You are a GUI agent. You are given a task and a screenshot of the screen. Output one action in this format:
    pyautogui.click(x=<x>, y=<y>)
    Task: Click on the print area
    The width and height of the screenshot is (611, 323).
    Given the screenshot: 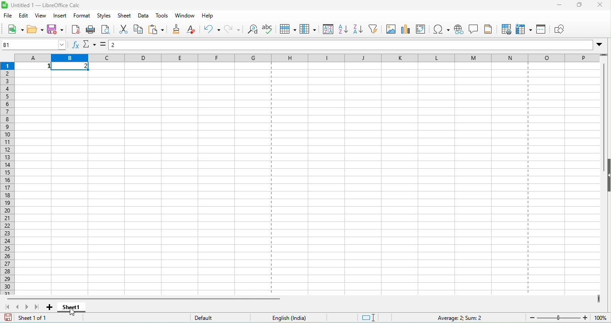 What is the action you would take?
    pyautogui.click(x=505, y=30)
    